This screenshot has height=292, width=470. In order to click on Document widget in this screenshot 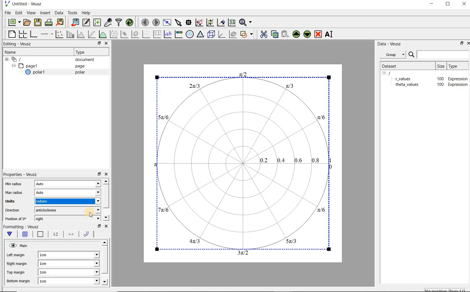, I will do `click(26, 59)`.